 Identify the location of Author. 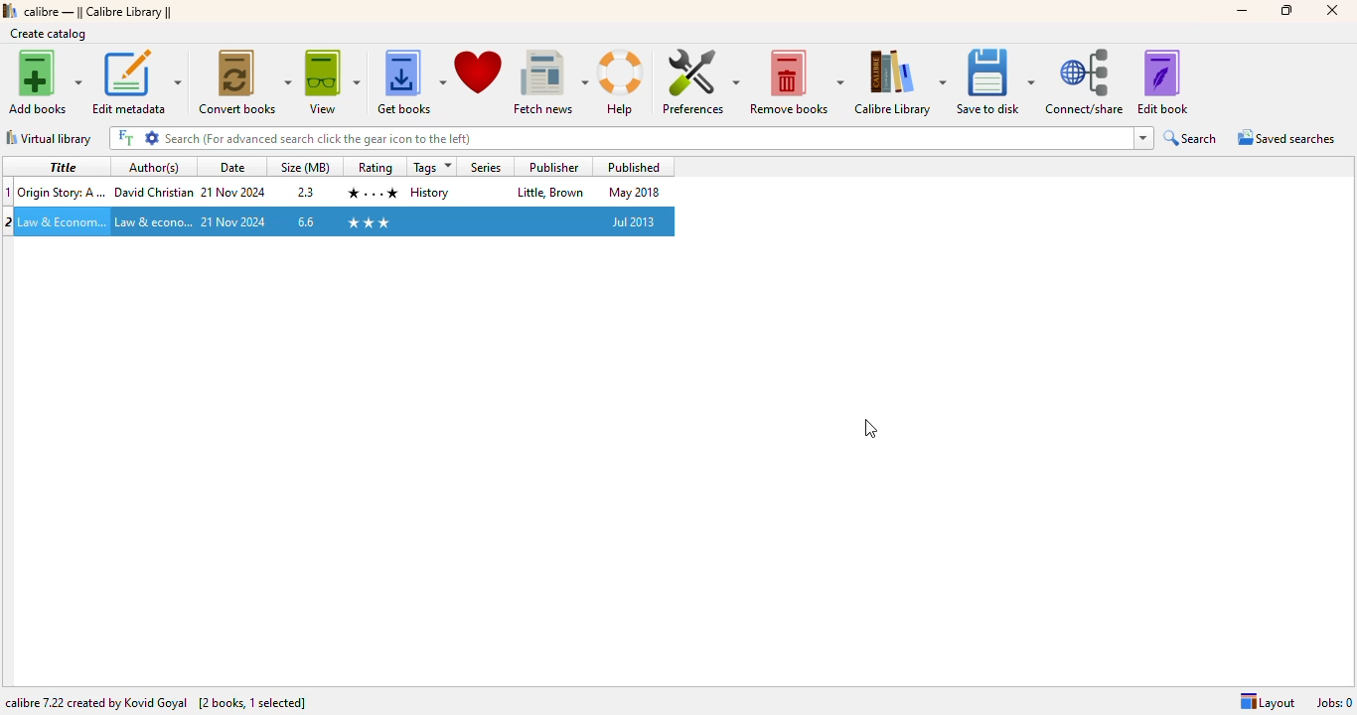
(153, 221).